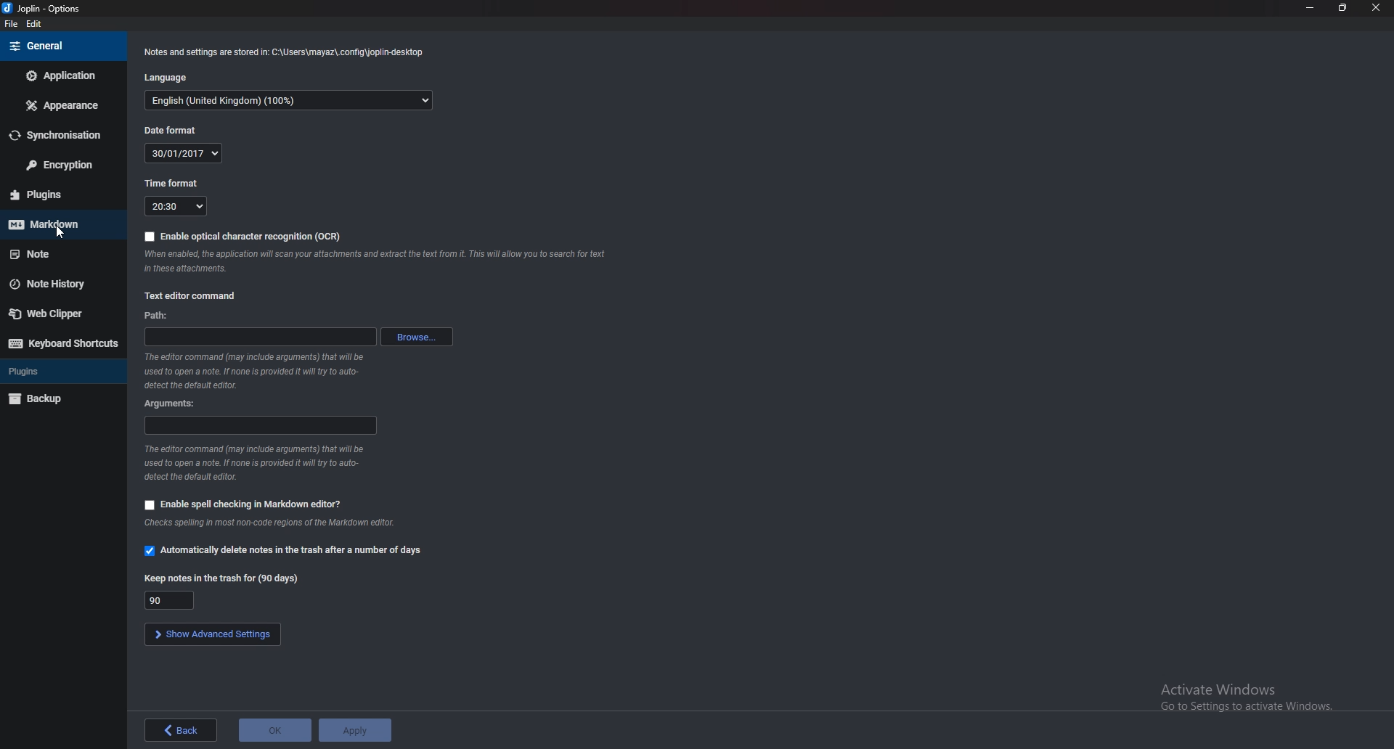 The image size is (1394, 749). What do you see at coordinates (62, 314) in the screenshot?
I see `Web Clipper` at bounding box center [62, 314].